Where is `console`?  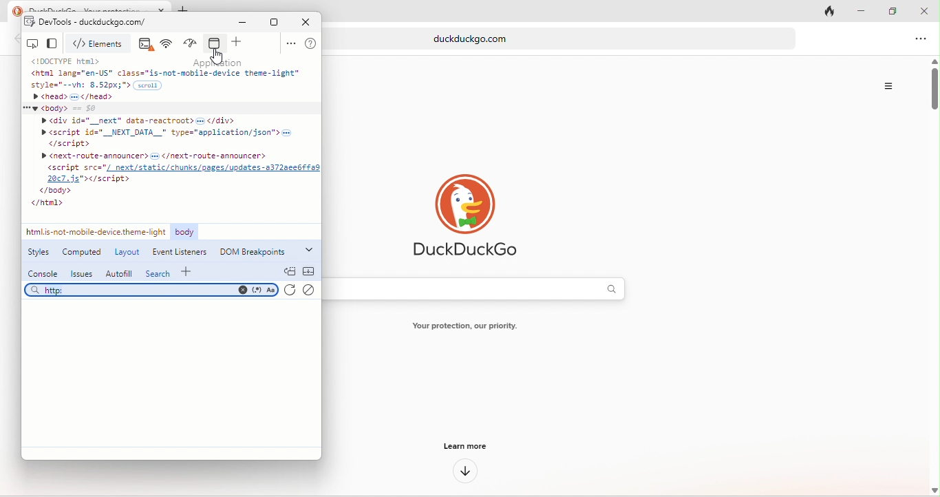
console is located at coordinates (41, 275).